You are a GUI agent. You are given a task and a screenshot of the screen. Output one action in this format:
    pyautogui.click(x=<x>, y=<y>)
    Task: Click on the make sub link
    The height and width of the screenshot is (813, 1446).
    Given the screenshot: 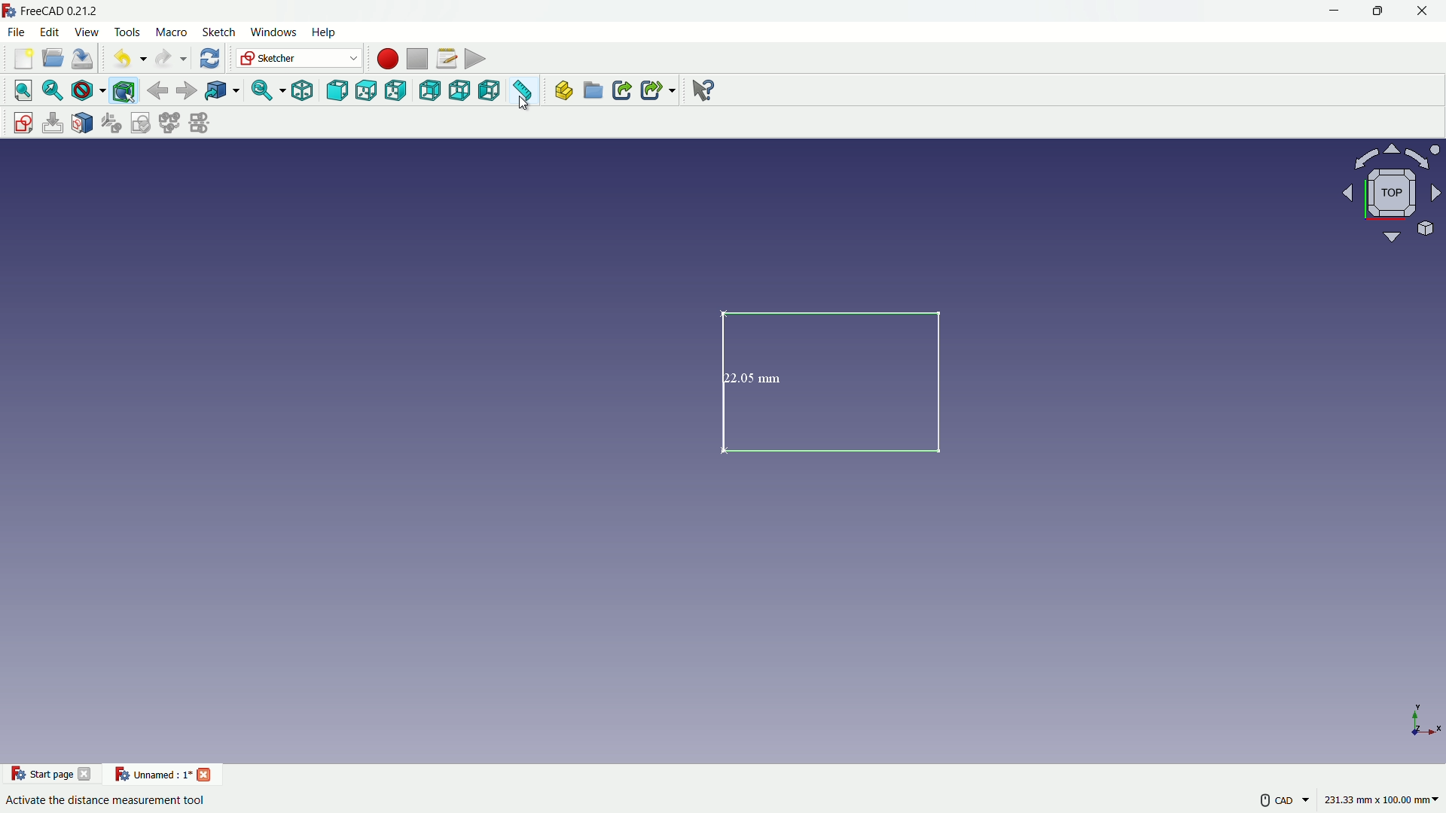 What is the action you would take?
    pyautogui.click(x=657, y=90)
    